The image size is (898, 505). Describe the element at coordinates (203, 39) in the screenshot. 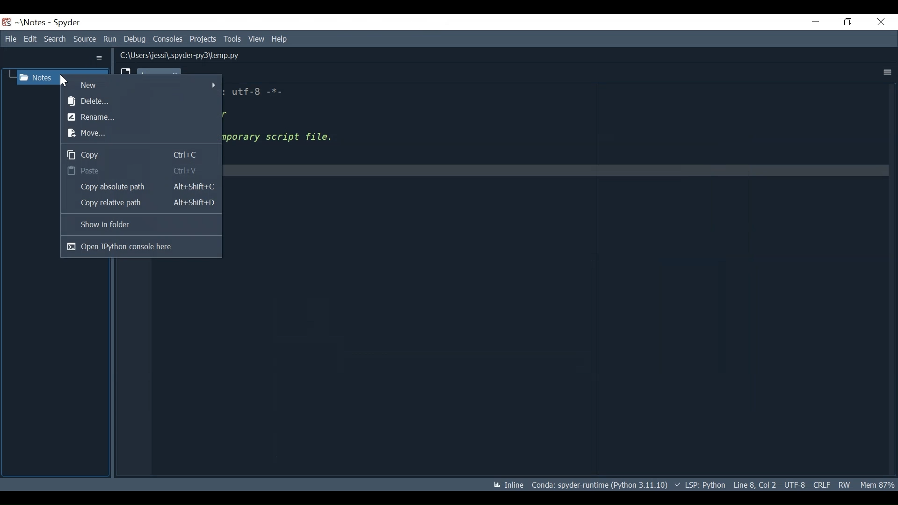

I see `Projects` at that location.